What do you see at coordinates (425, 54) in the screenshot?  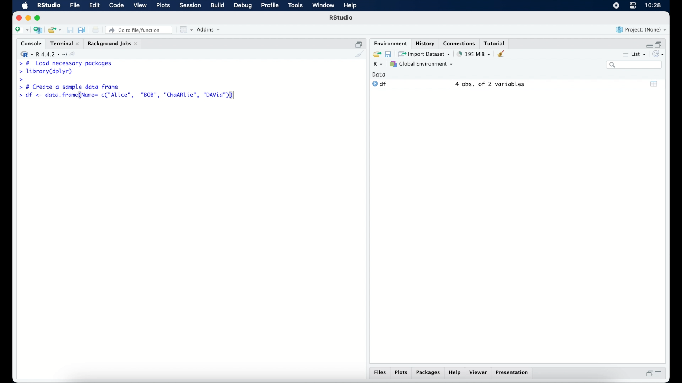 I see `import dataset` at bounding box center [425, 54].